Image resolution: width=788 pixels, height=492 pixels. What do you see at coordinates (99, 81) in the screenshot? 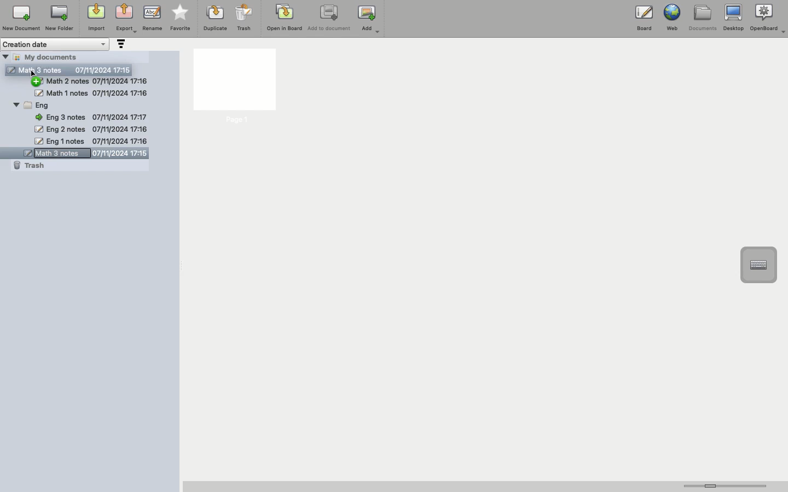
I see `Math 2 notes` at bounding box center [99, 81].